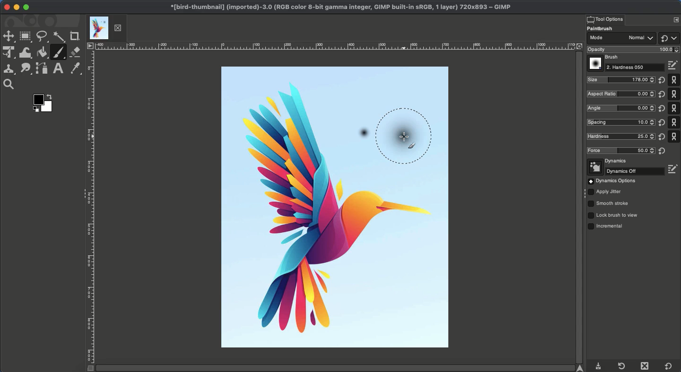 This screenshot has height=372, width=681. I want to click on New size, so click(621, 80).